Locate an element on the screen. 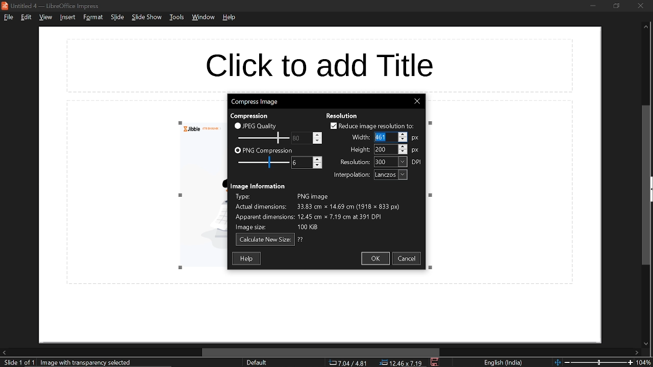  close is located at coordinates (641, 6).